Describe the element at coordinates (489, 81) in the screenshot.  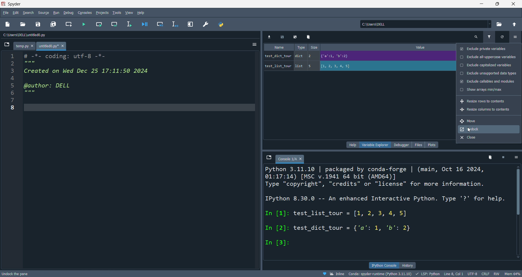
I see `exclude callables and modules` at that location.